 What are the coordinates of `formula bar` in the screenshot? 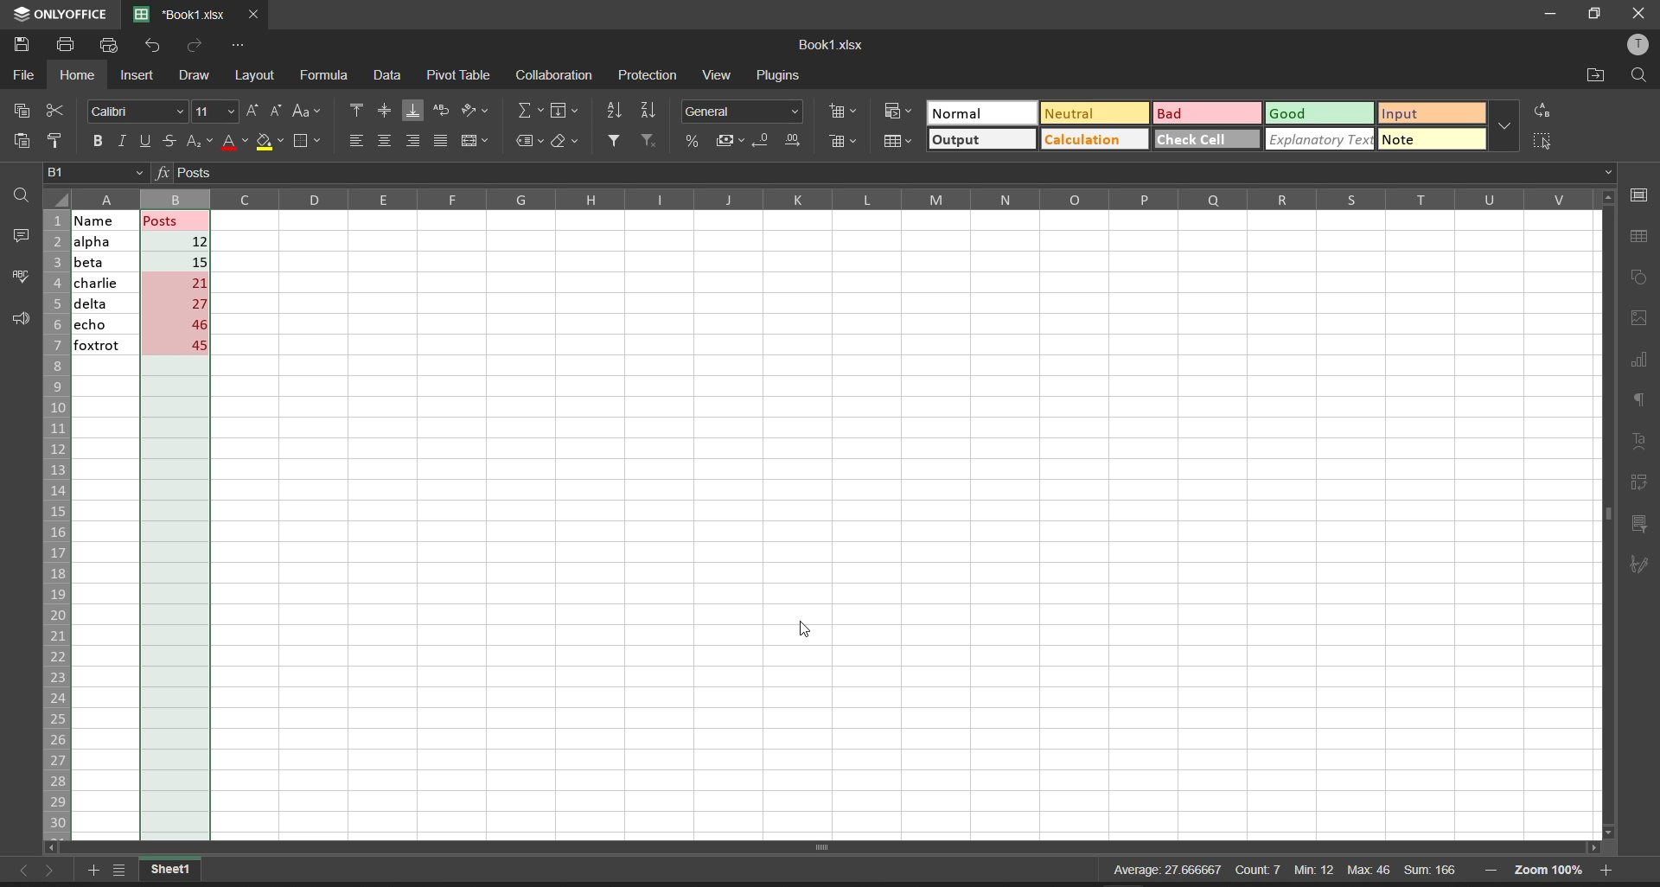 It's located at (898, 175).